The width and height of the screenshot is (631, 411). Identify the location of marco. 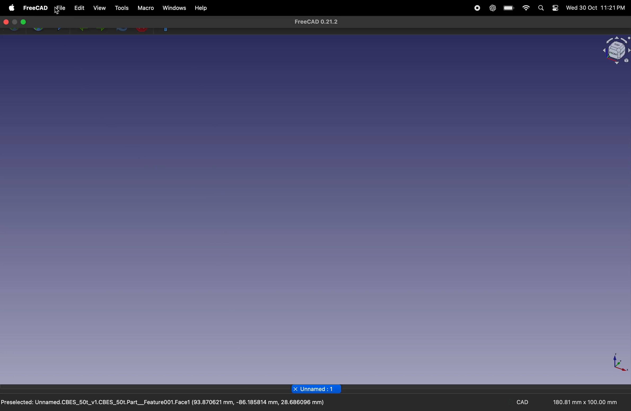
(145, 8).